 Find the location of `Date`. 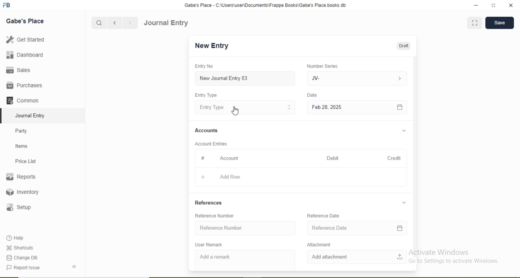

Date is located at coordinates (312, 95).